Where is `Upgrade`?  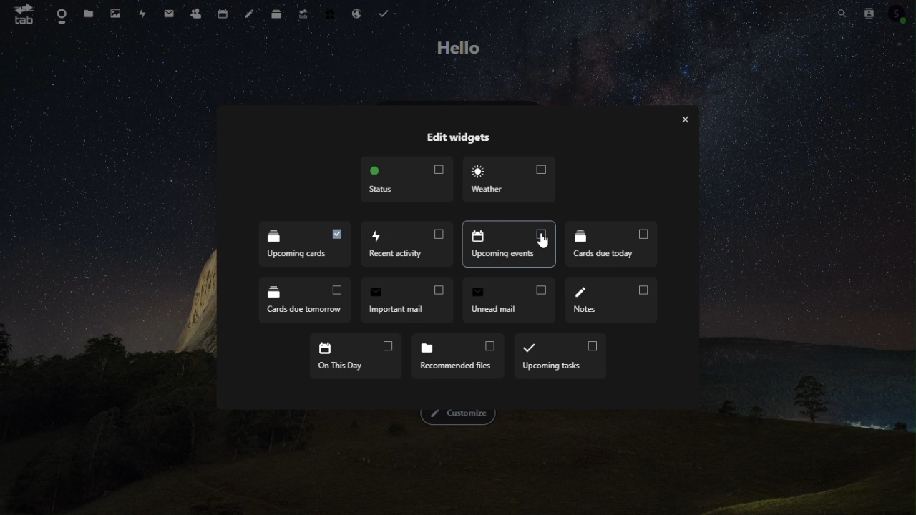 Upgrade is located at coordinates (304, 11).